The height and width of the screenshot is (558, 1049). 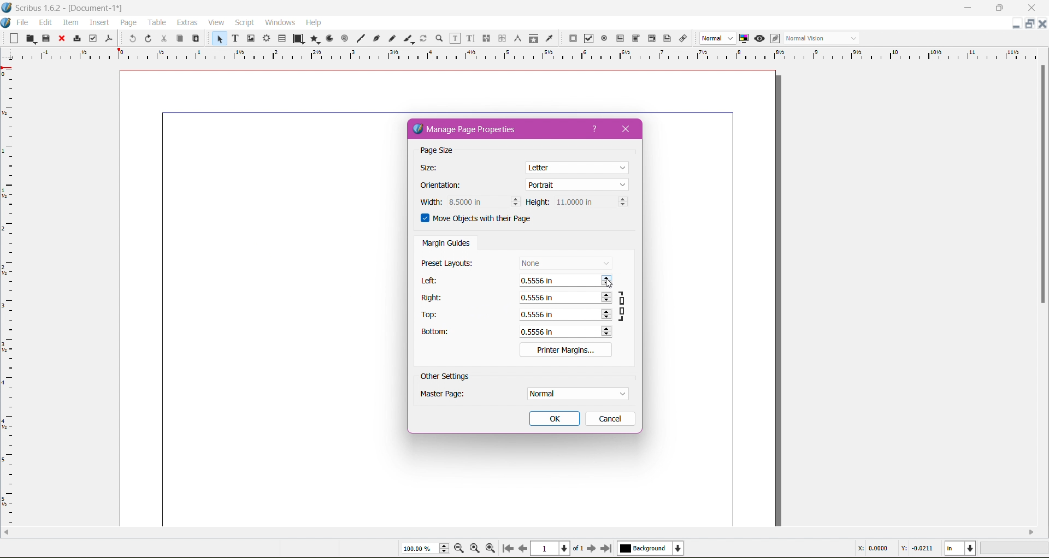 I want to click on Preflight Verifier, so click(x=93, y=38).